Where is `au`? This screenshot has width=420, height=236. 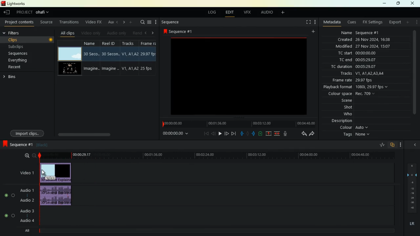 au is located at coordinates (111, 22).